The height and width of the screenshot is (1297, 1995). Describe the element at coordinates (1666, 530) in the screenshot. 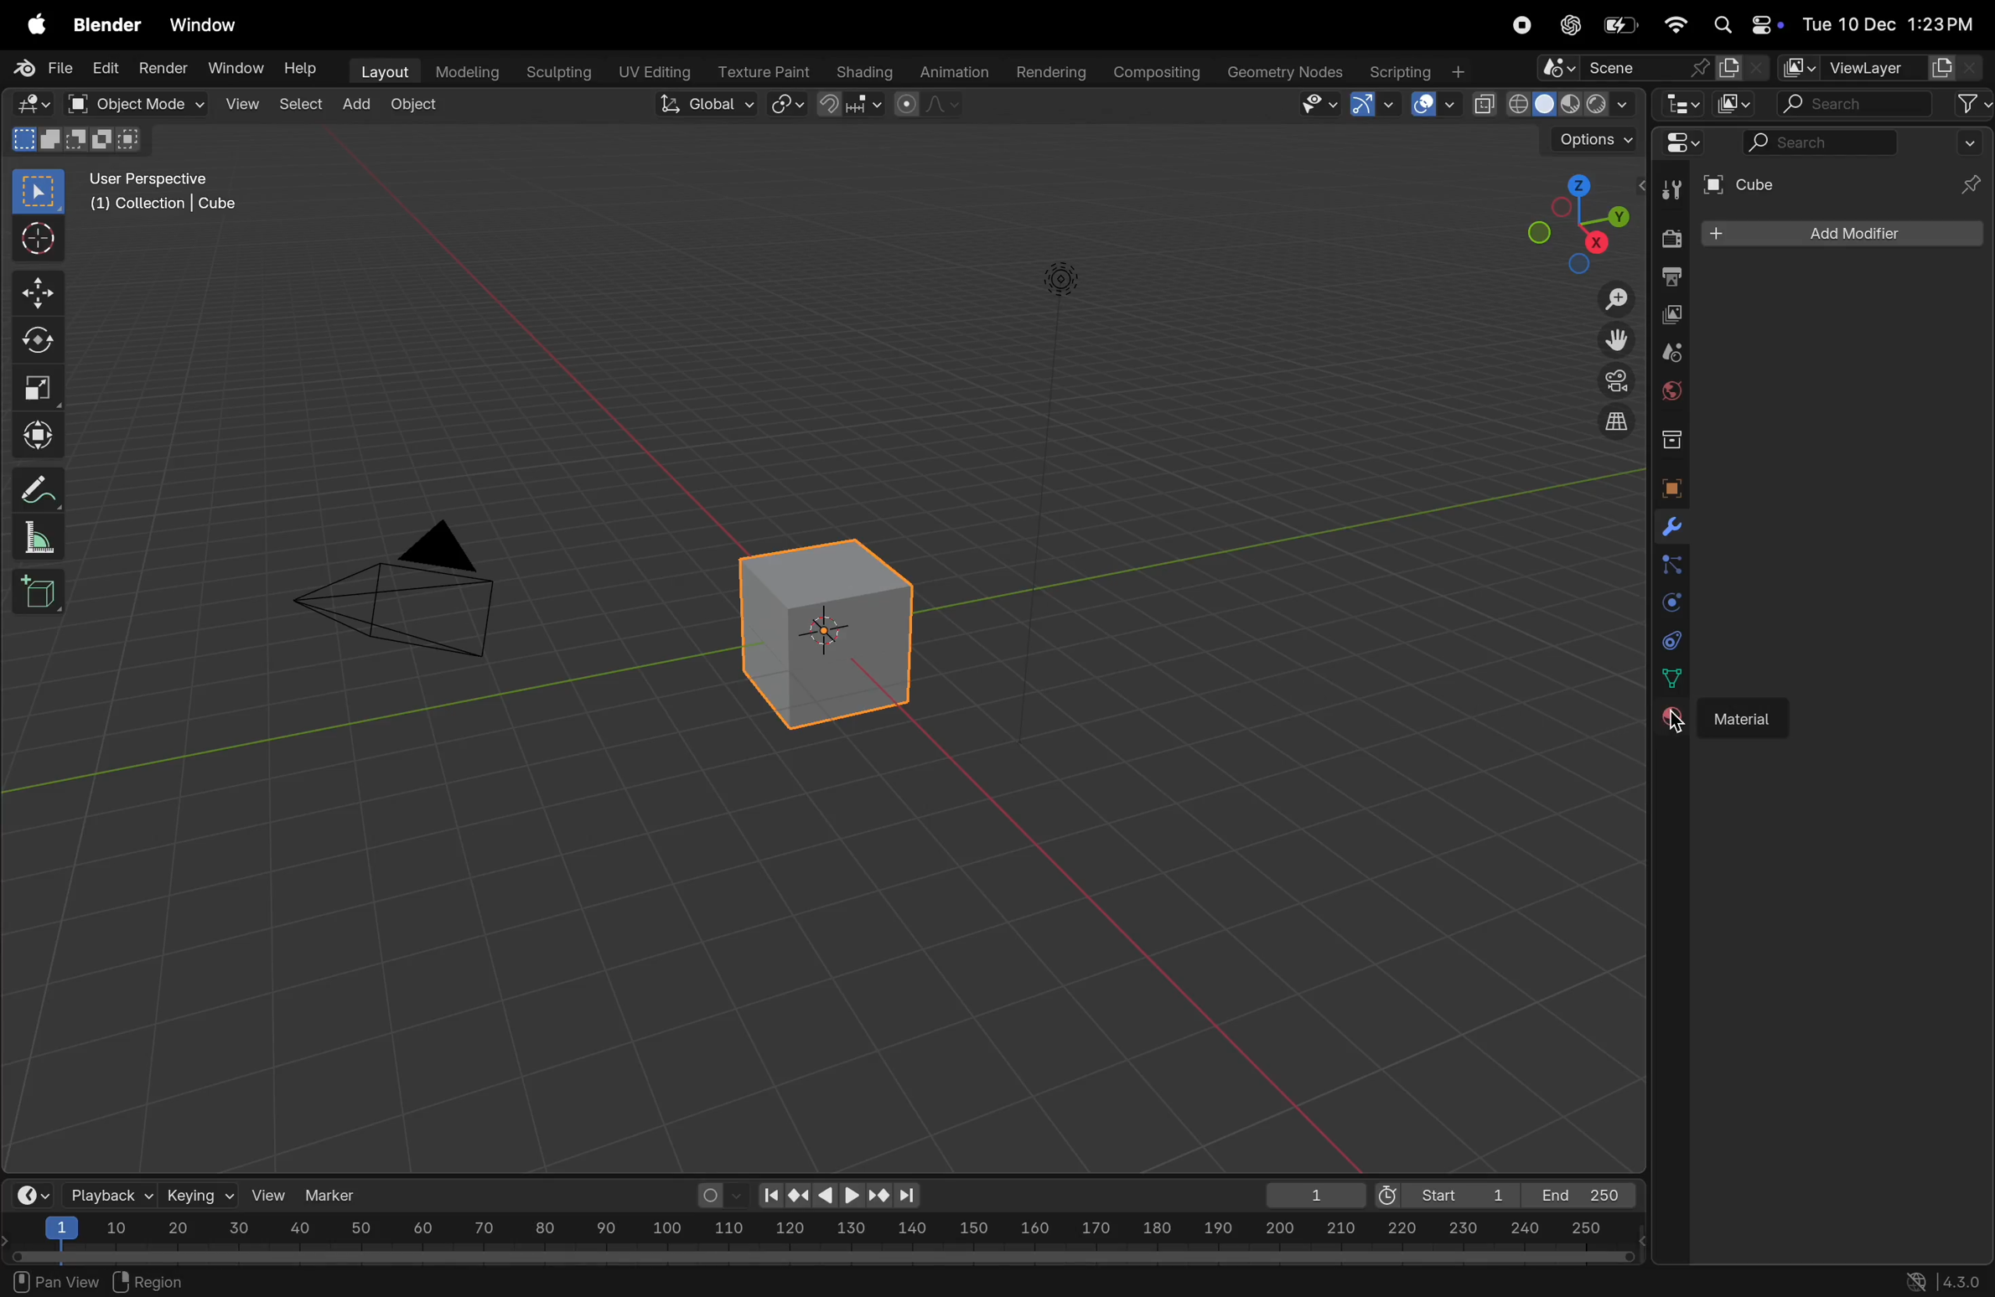

I see `modifiers` at that location.